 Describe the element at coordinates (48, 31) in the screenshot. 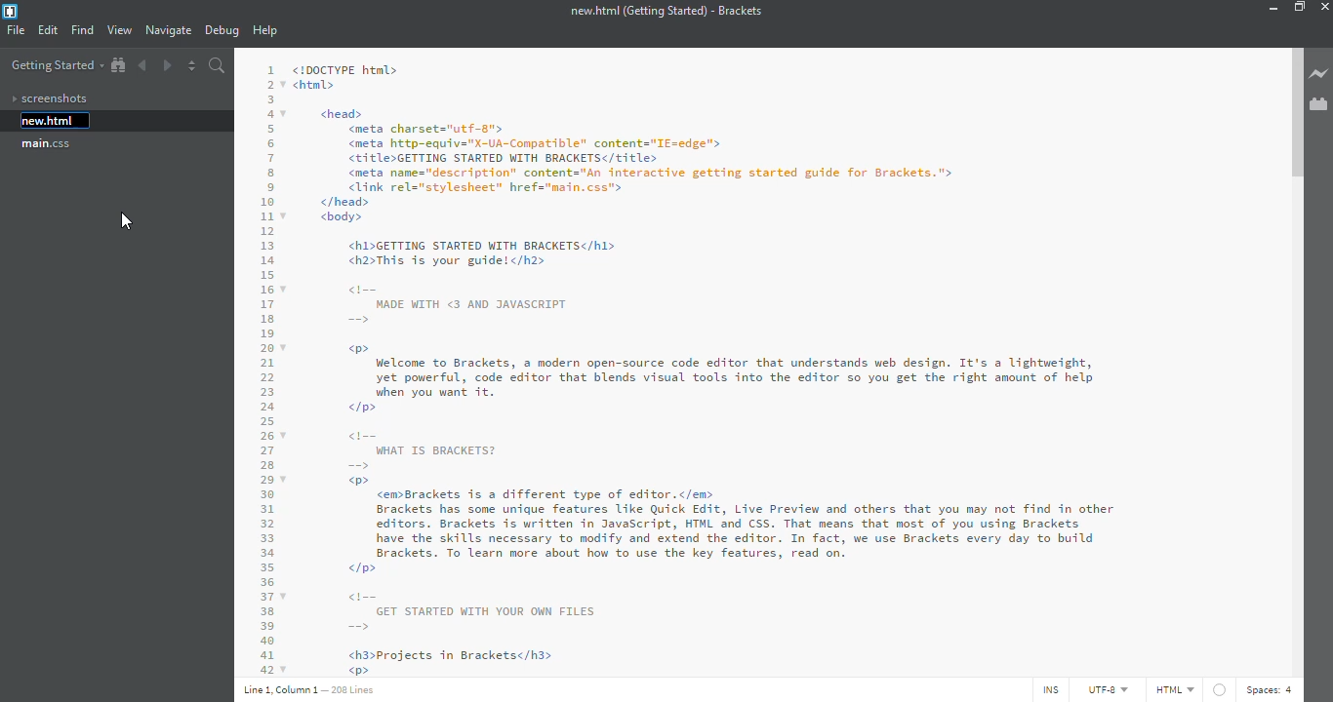

I see `edit` at that location.